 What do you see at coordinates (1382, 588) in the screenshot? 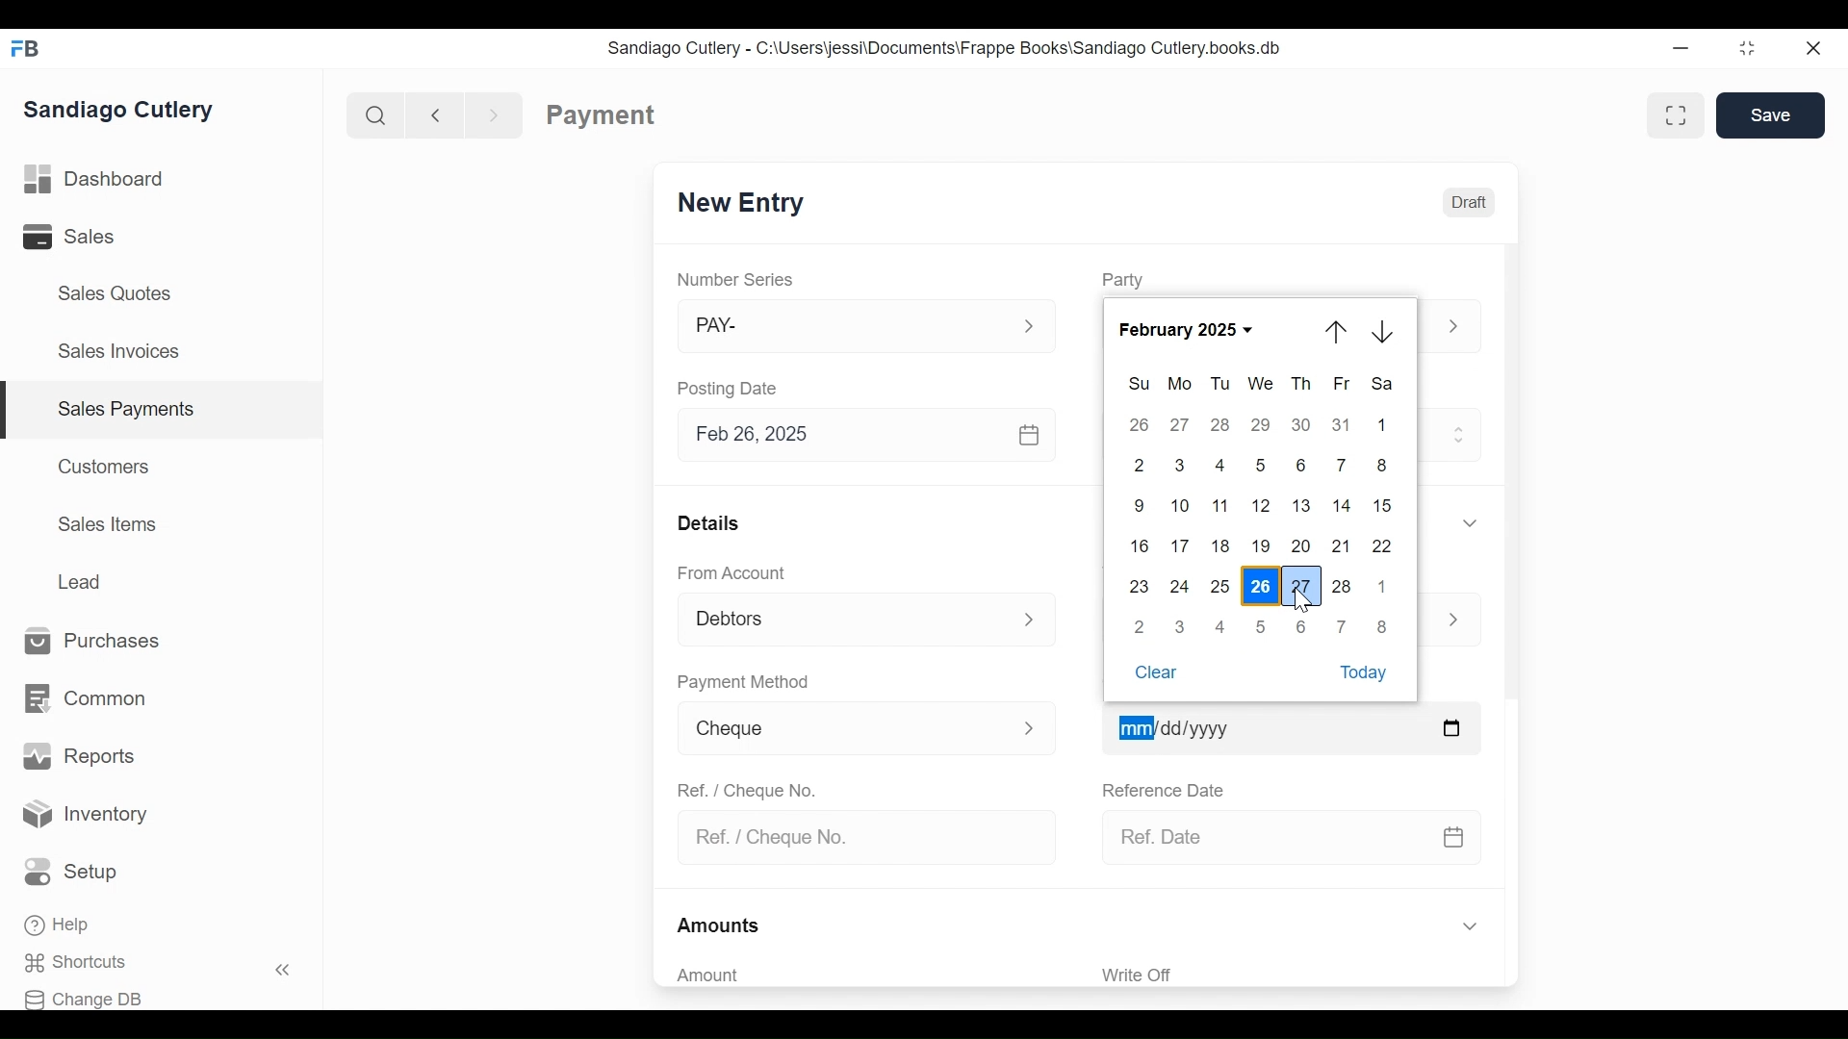
I see `1` at bounding box center [1382, 588].